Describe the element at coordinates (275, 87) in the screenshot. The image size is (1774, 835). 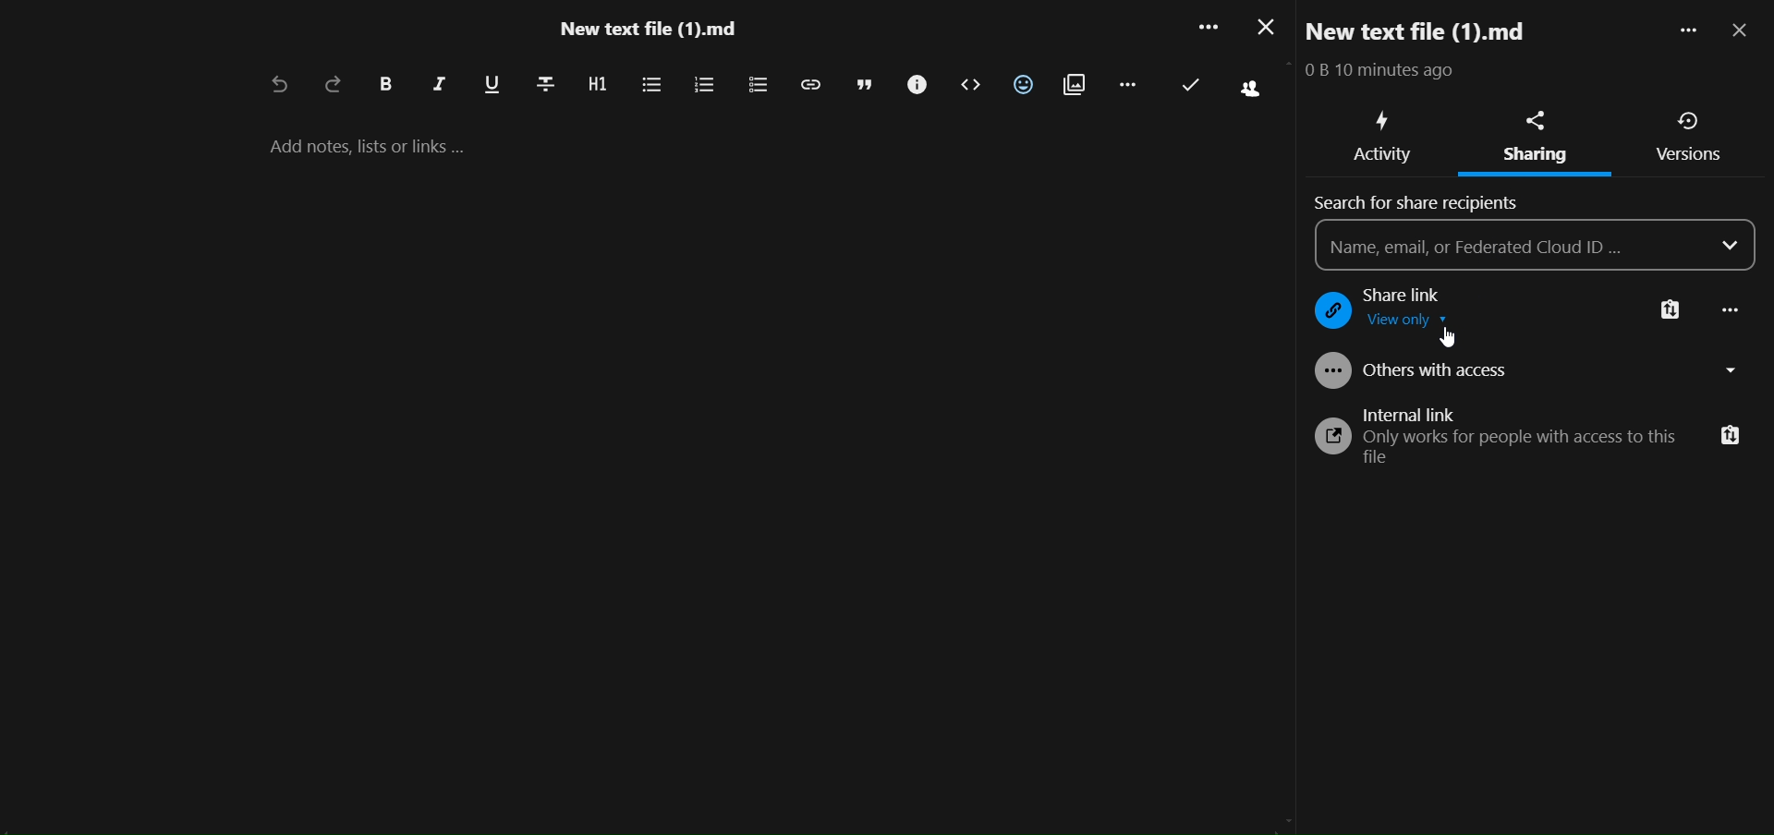
I see `undo` at that location.